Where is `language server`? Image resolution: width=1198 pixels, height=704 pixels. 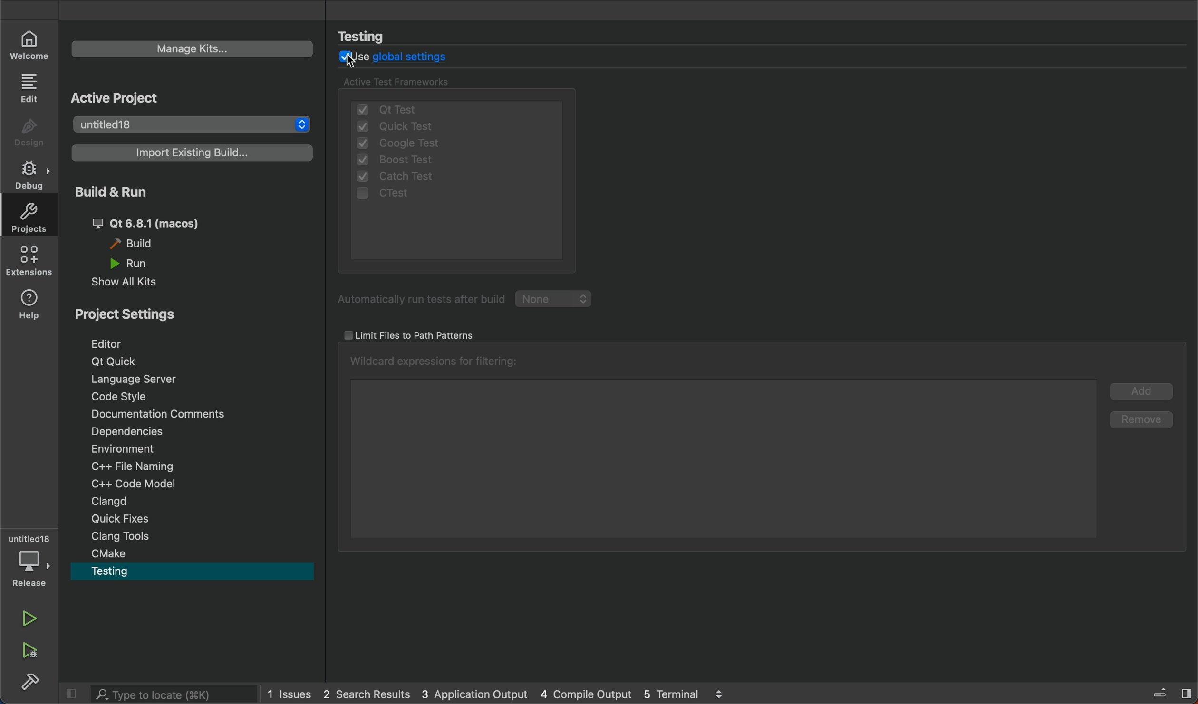
language server is located at coordinates (188, 381).